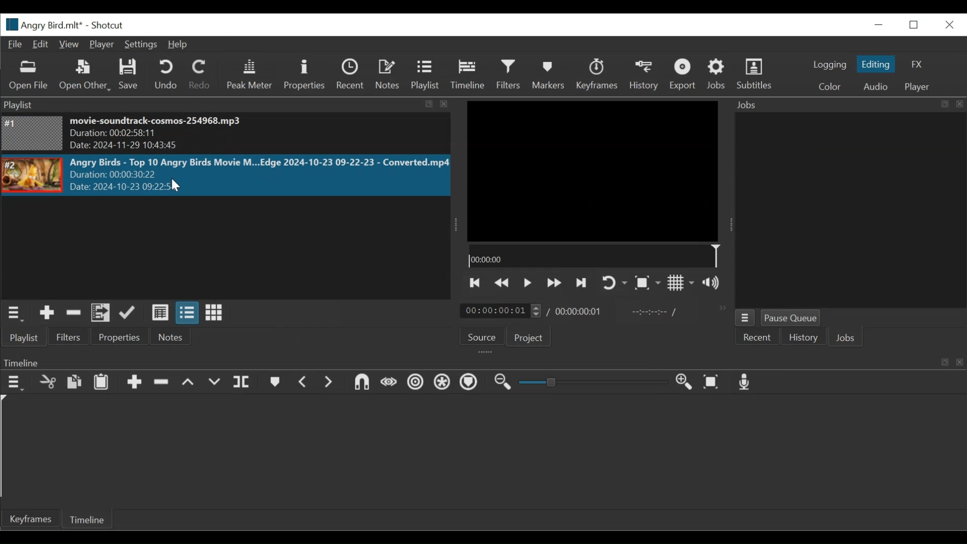 Image resolution: width=967 pixels, height=544 pixels. What do you see at coordinates (582, 283) in the screenshot?
I see `Skip to the next point` at bounding box center [582, 283].